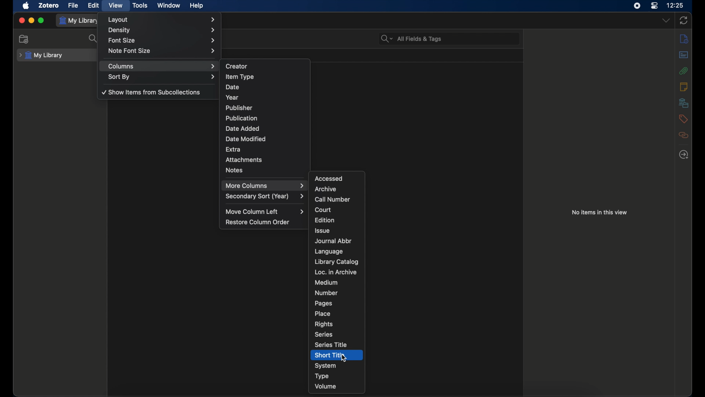 The image size is (705, 397). Describe the element at coordinates (329, 251) in the screenshot. I see `language` at that location.